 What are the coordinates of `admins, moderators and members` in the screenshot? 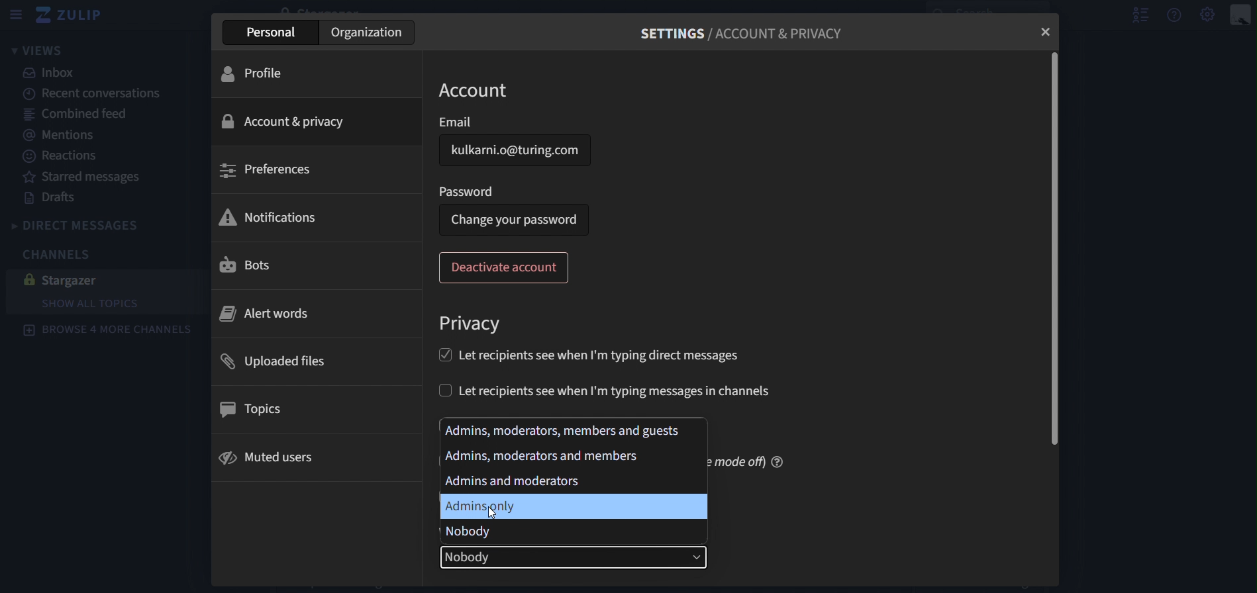 It's located at (562, 429).